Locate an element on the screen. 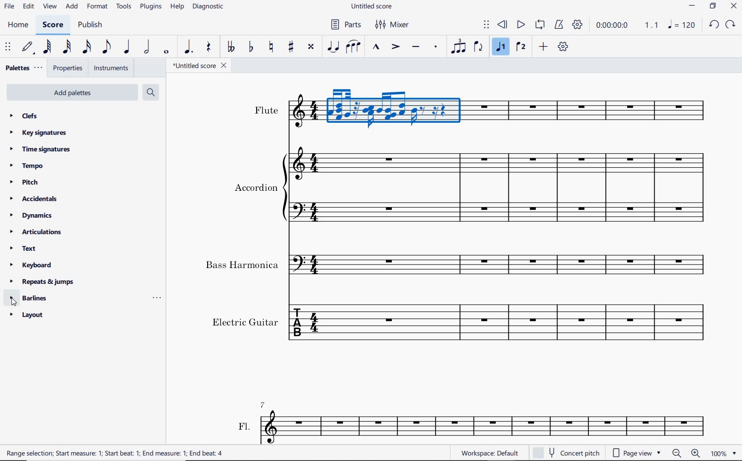  search palettes is located at coordinates (151, 92).